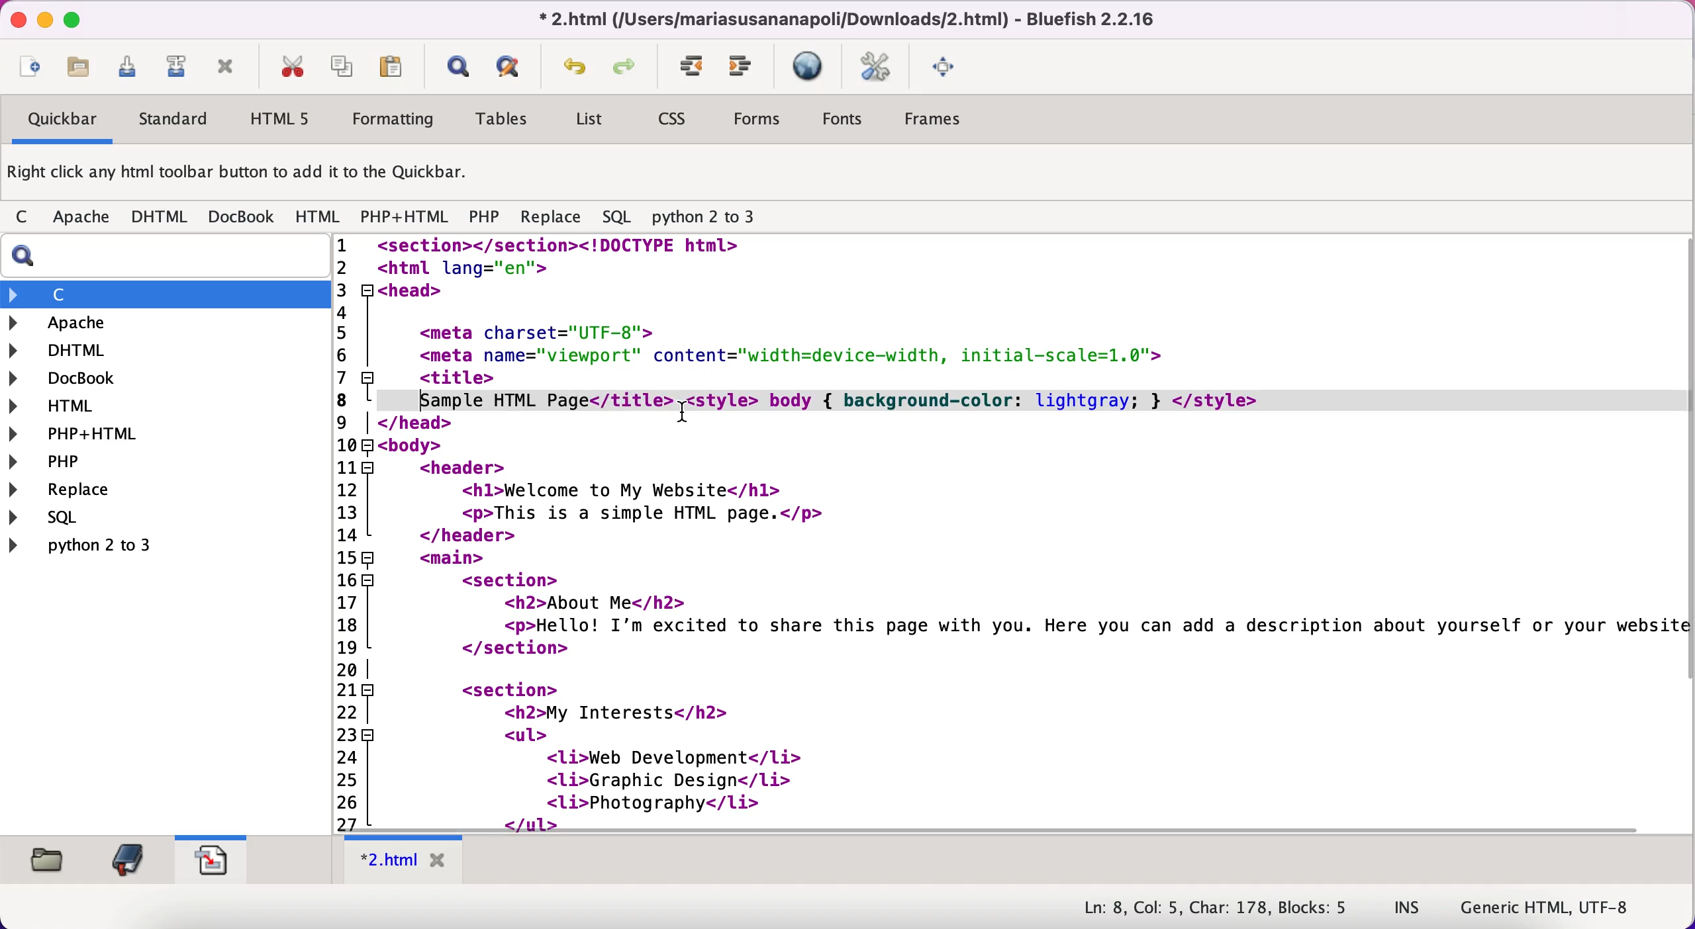  What do you see at coordinates (936, 119) in the screenshot?
I see `frames` at bounding box center [936, 119].